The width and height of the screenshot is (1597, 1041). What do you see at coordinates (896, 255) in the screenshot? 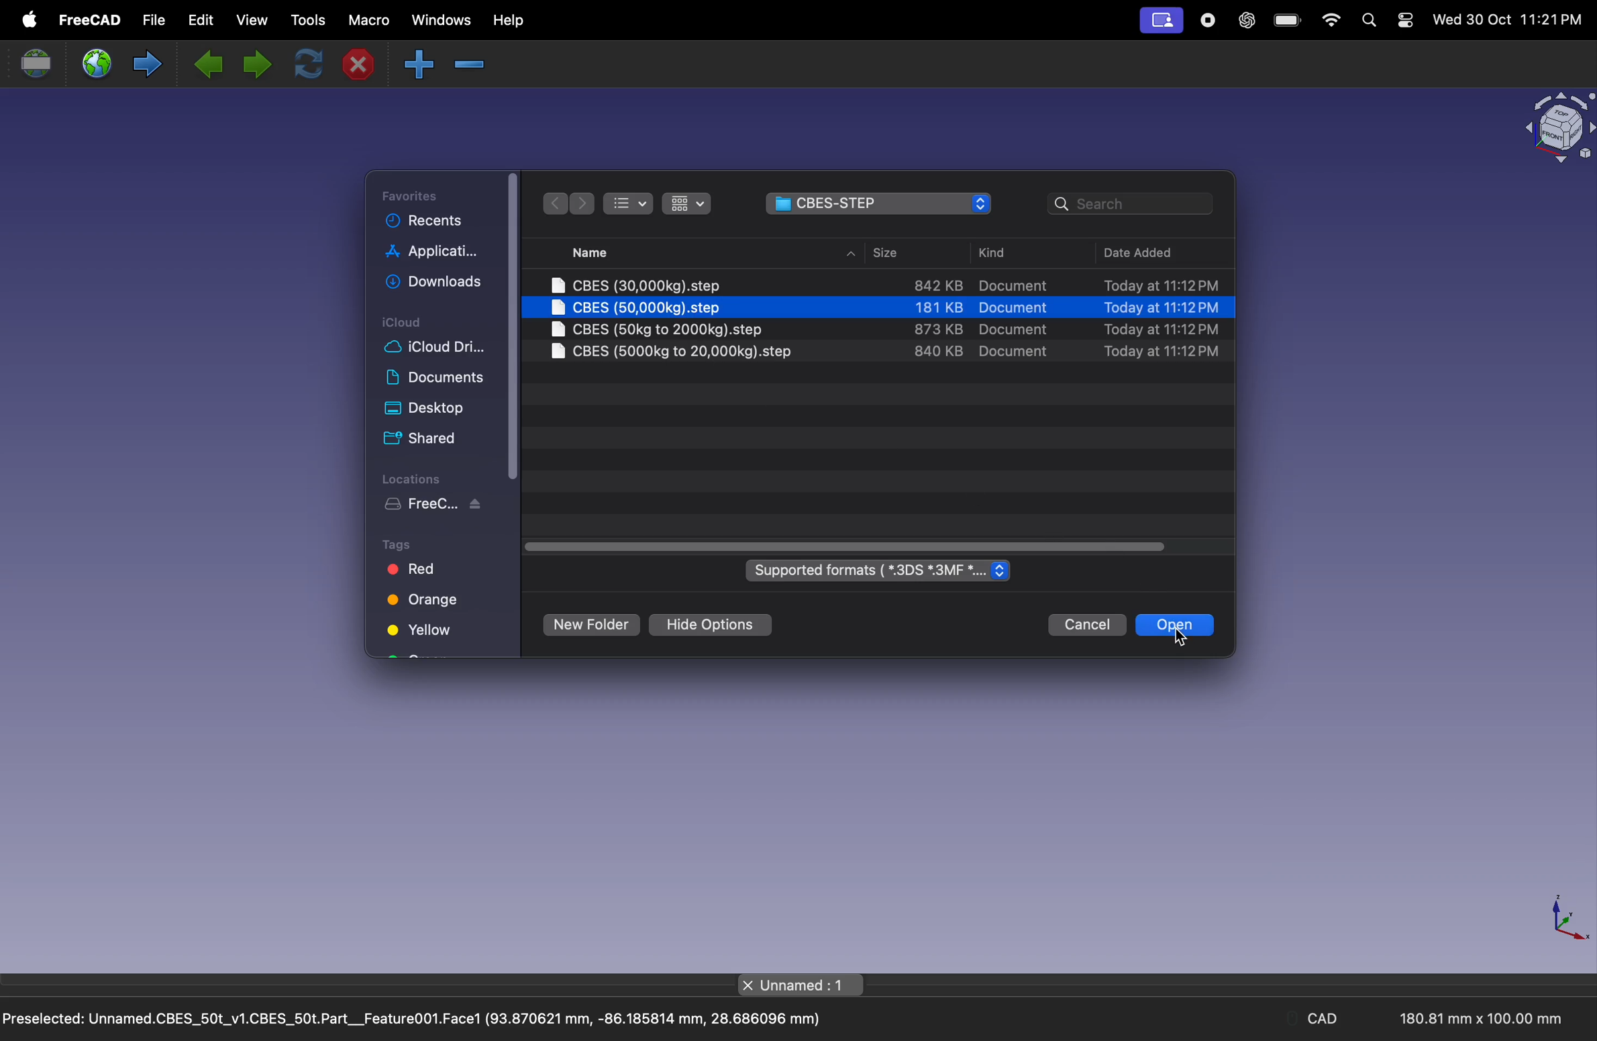
I see `size` at bounding box center [896, 255].